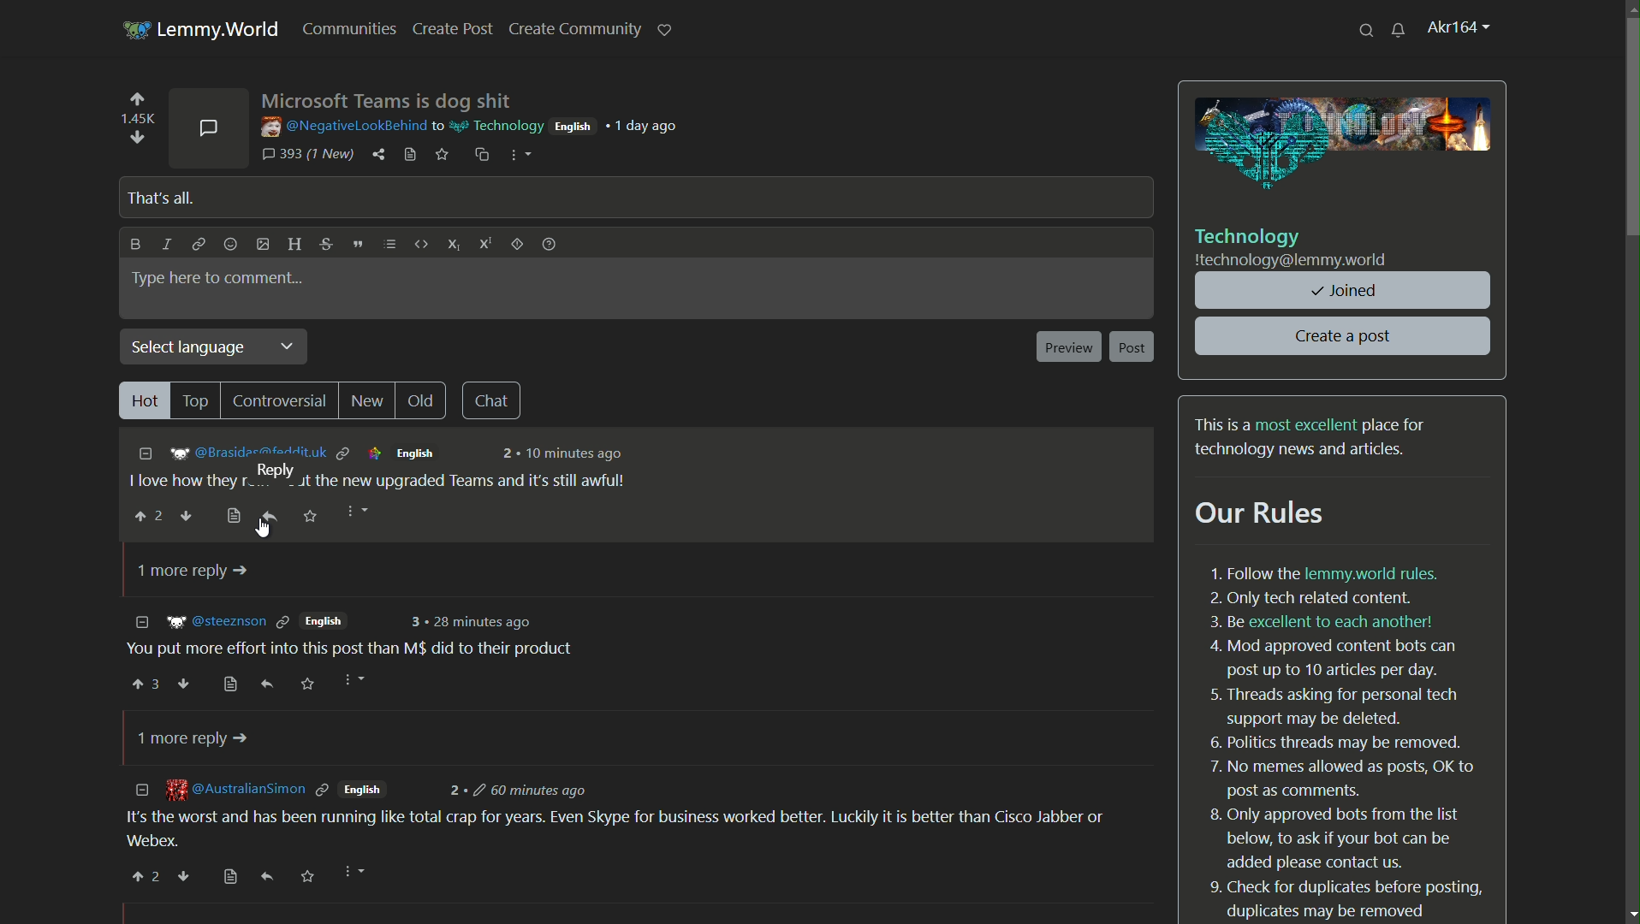  What do you see at coordinates (144, 518) in the screenshot?
I see `upvote` at bounding box center [144, 518].